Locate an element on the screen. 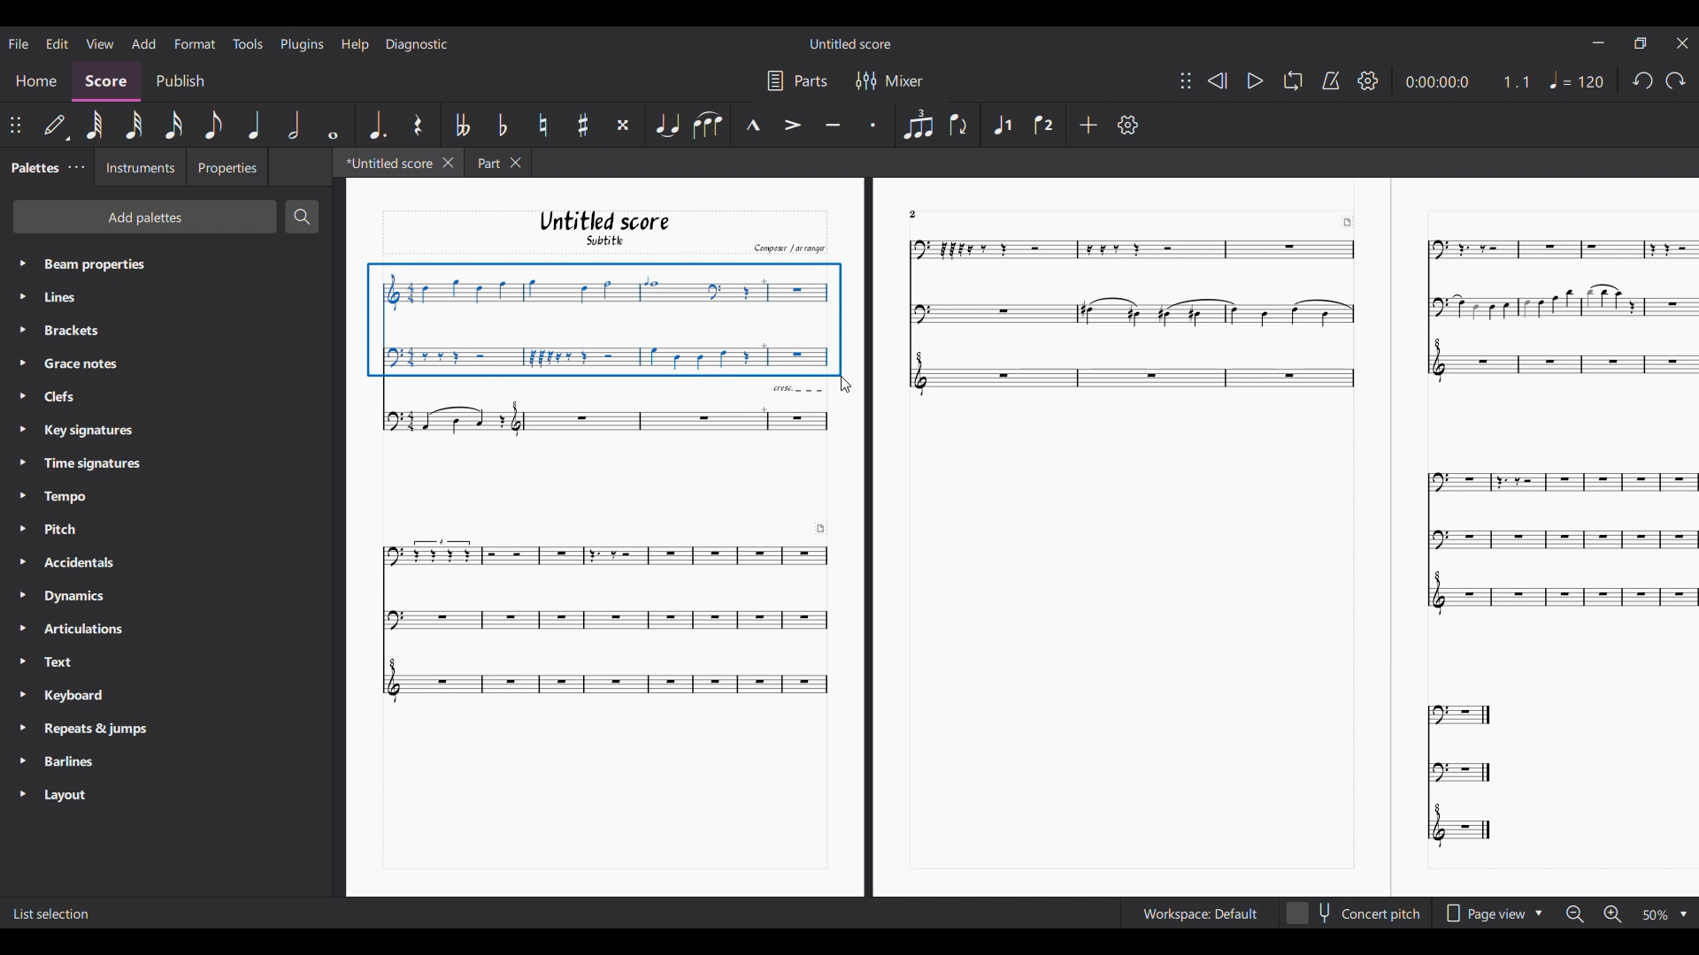  Toggle double sharp is located at coordinates (622, 124).